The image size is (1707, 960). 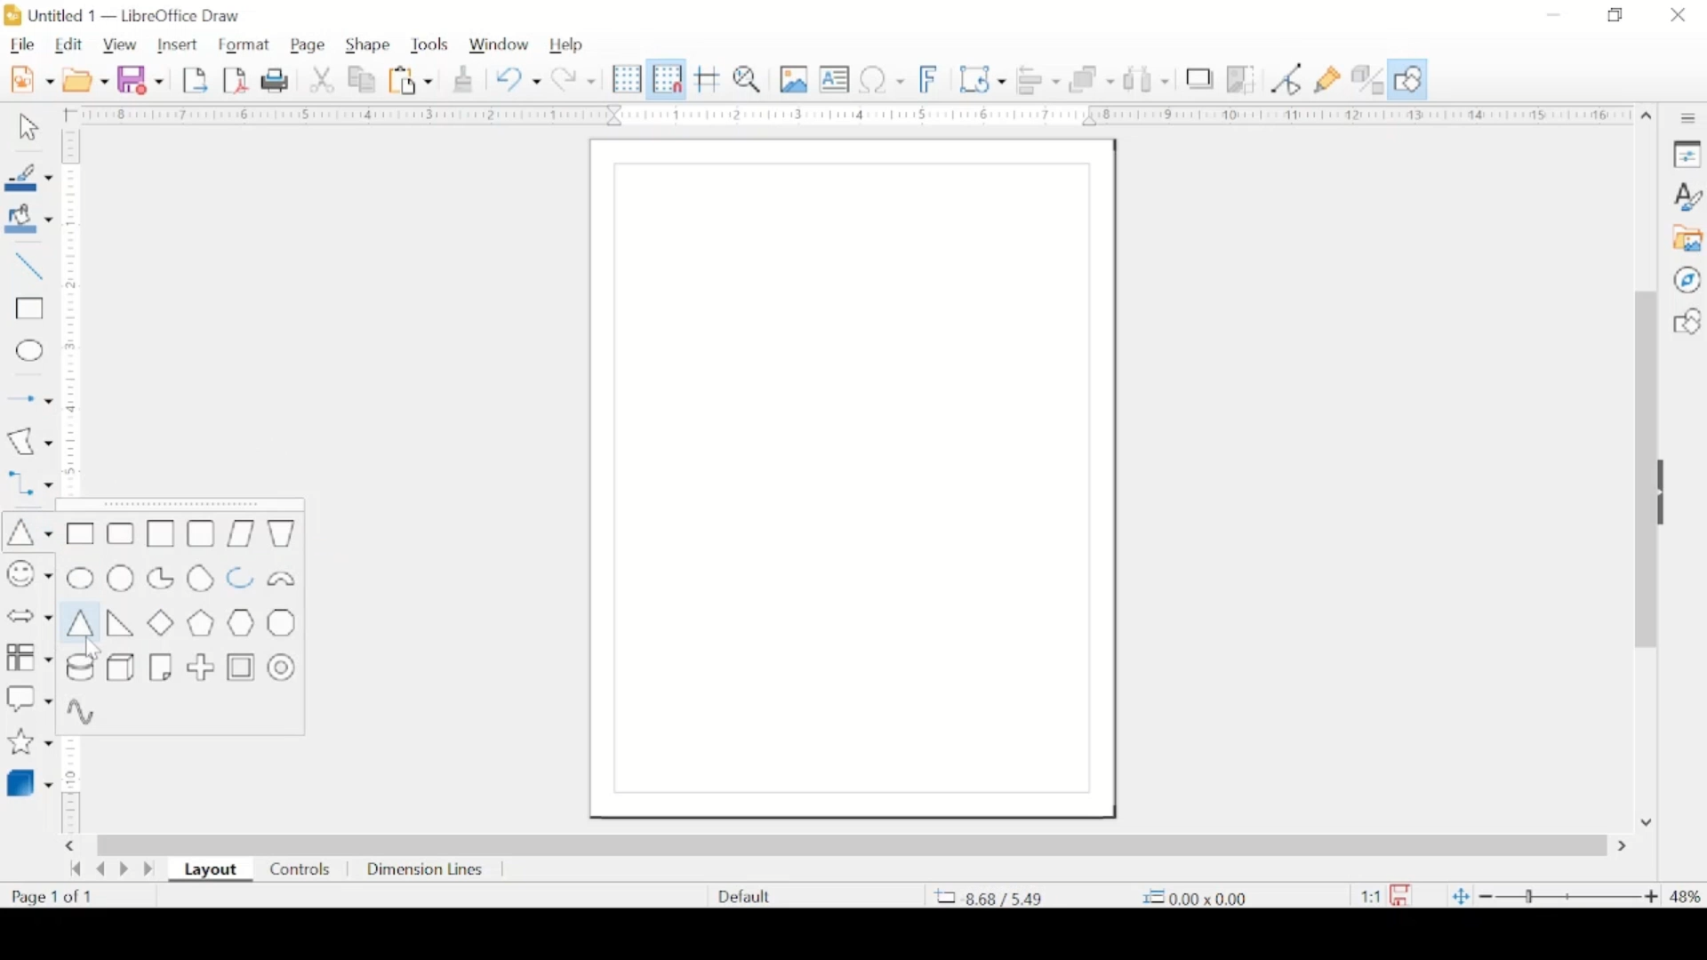 I want to click on clone formatting, so click(x=463, y=78).